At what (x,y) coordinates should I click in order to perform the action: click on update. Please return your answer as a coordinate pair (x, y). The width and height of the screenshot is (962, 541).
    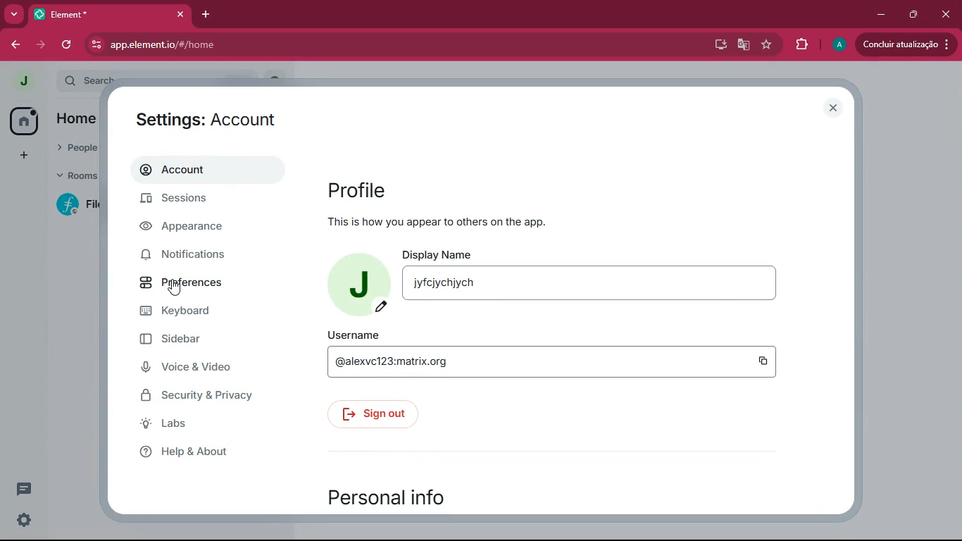
    Looking at the image, I should click on (904, 44).